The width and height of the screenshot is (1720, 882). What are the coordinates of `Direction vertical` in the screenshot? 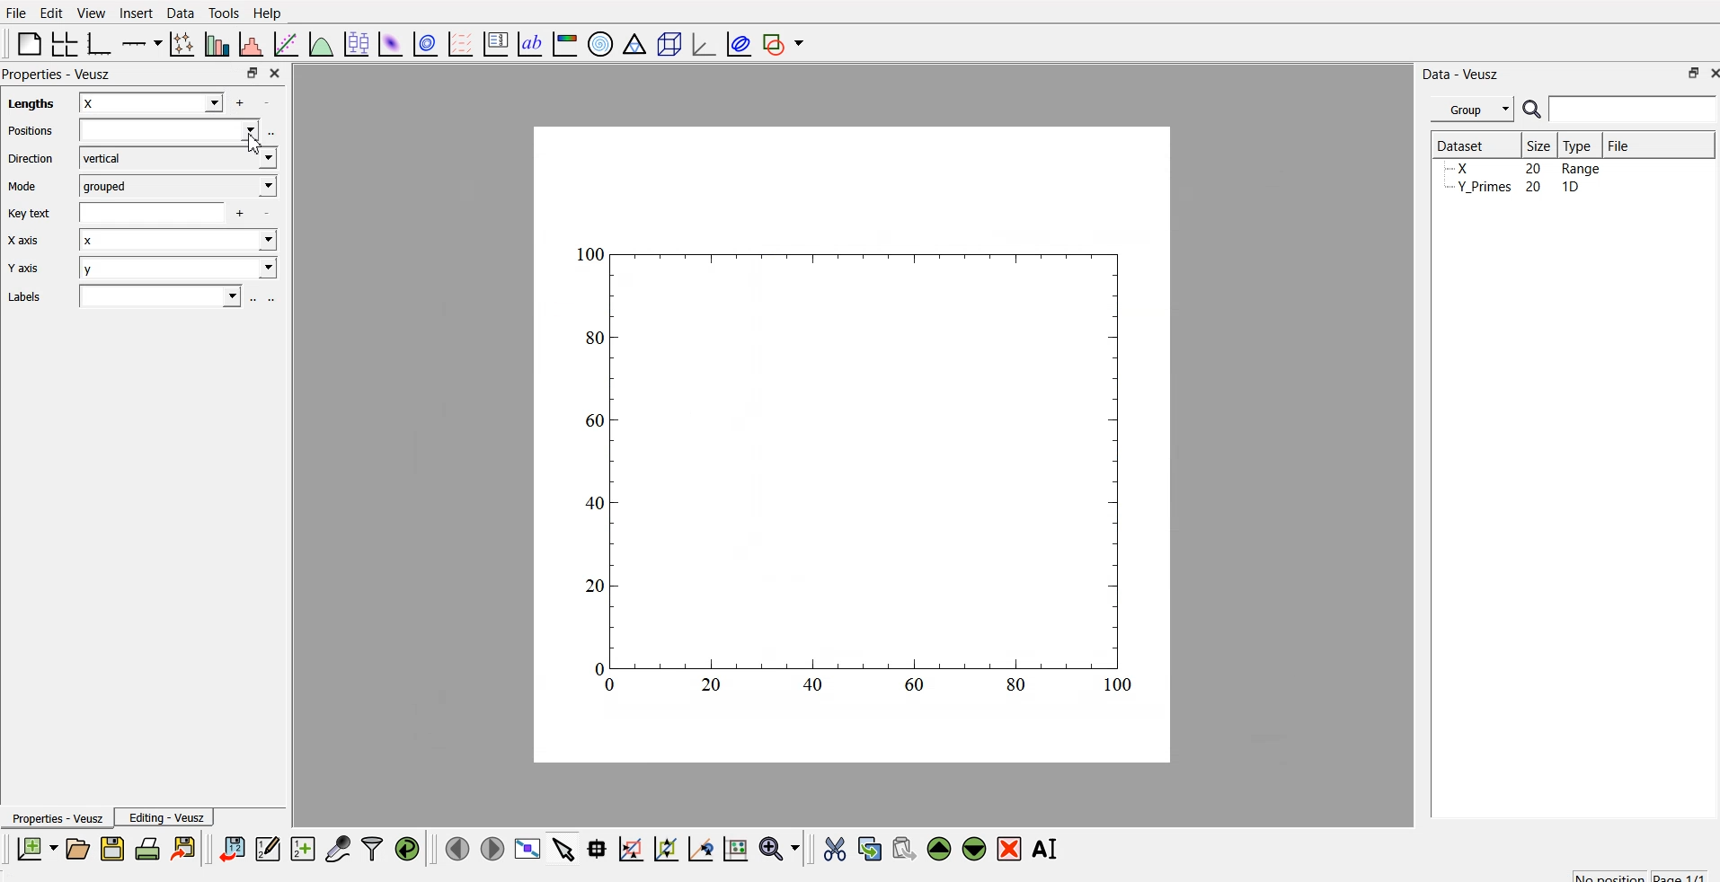 It's located at (142, 158).